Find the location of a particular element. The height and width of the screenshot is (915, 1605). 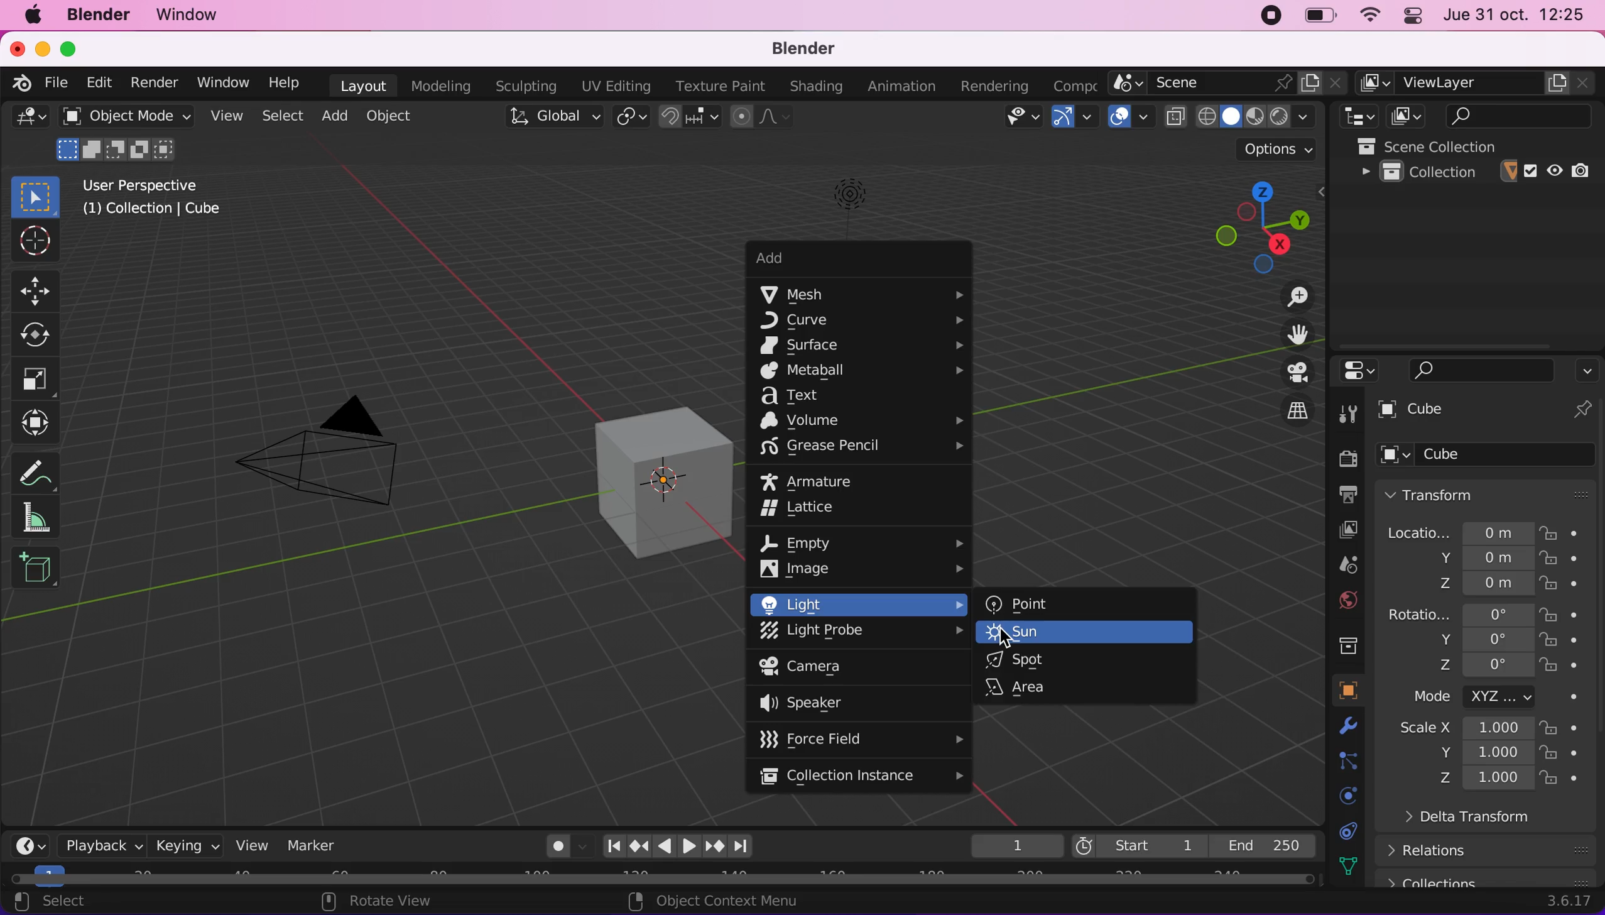

add is located at coordinates (839, 261).